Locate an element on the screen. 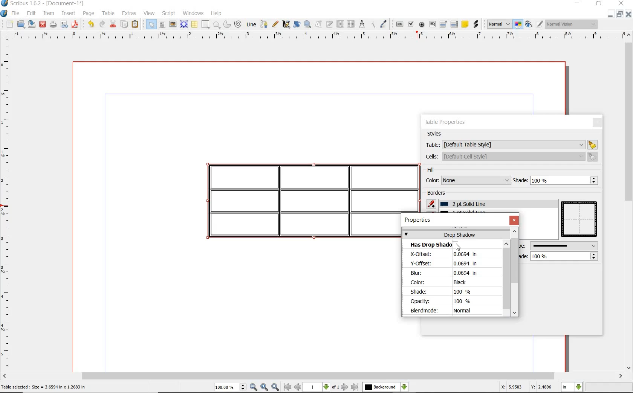 This screenshot has height=393, width=633. open is located at coordinates (20, 24).